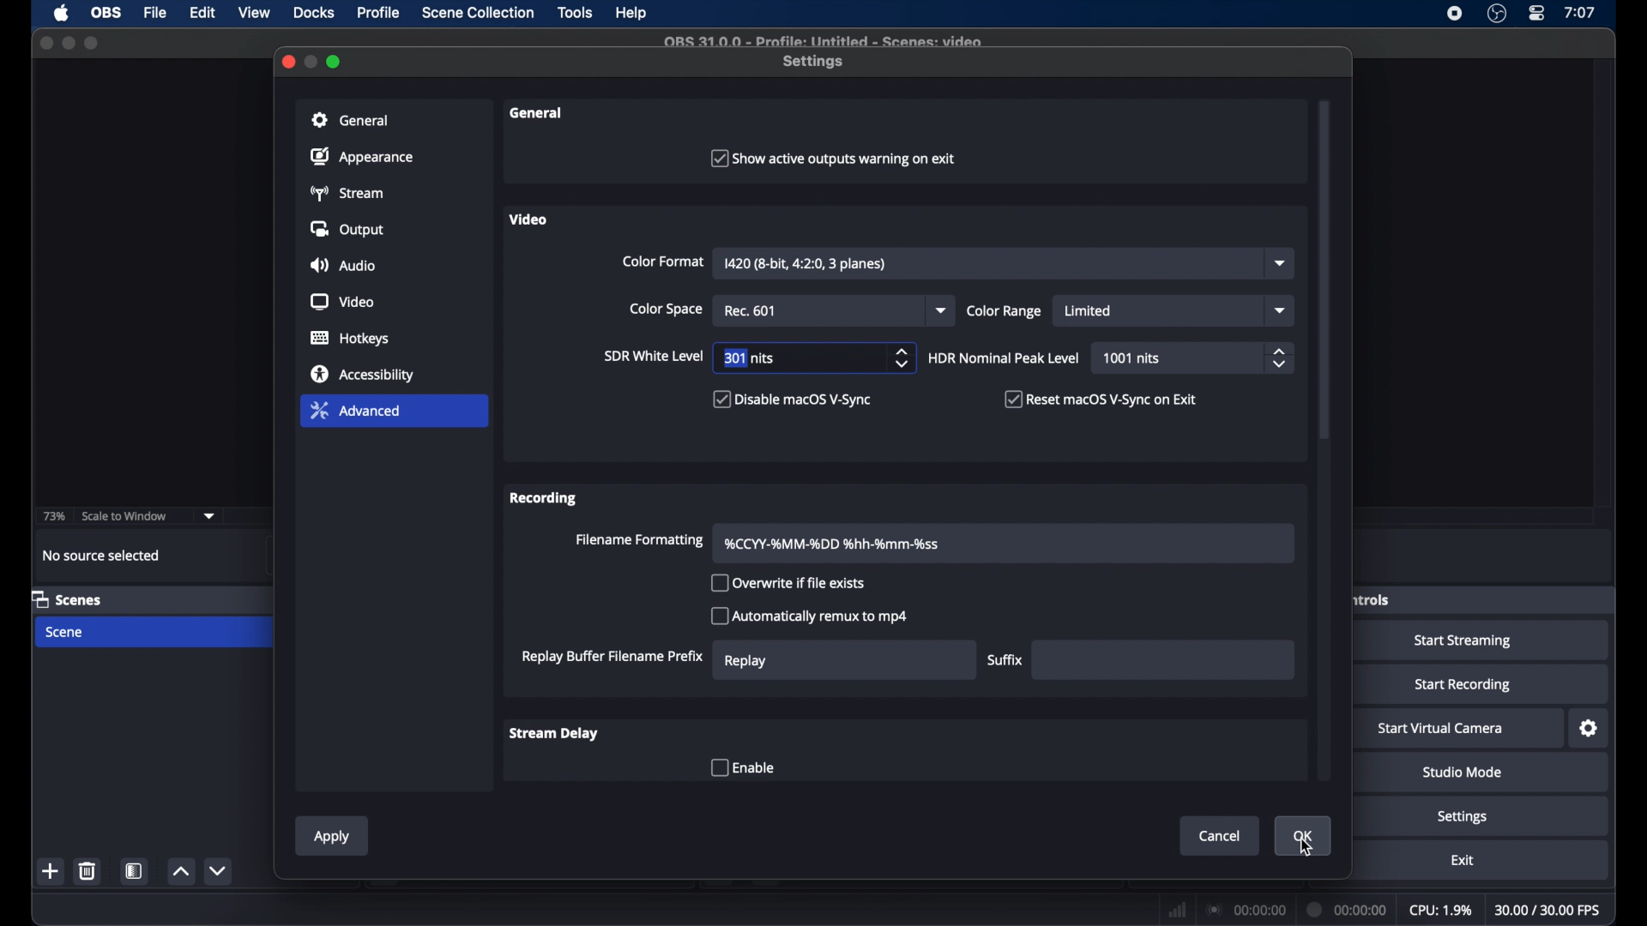  What do you see at coordinates (256, 13) in the screenshot?
I see `view` at bounding box center [256, 13].